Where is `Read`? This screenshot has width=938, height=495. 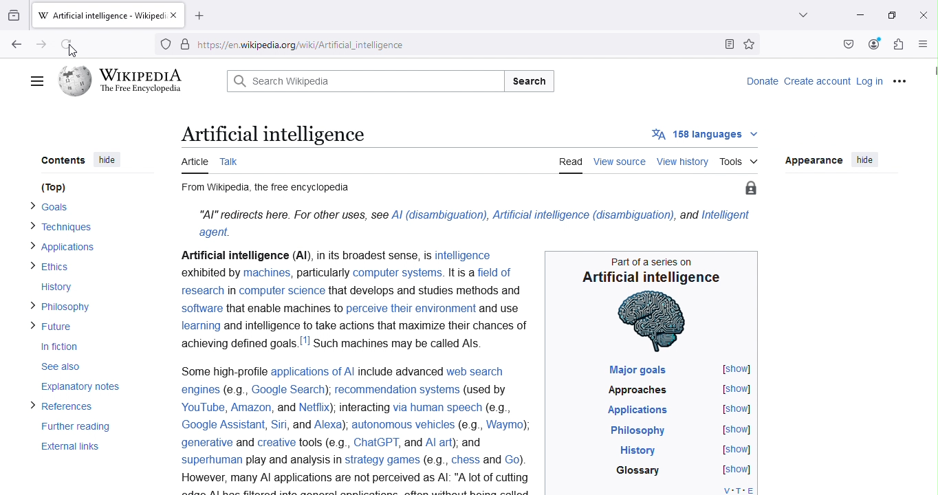 Read is located at coordinates (570, 162).